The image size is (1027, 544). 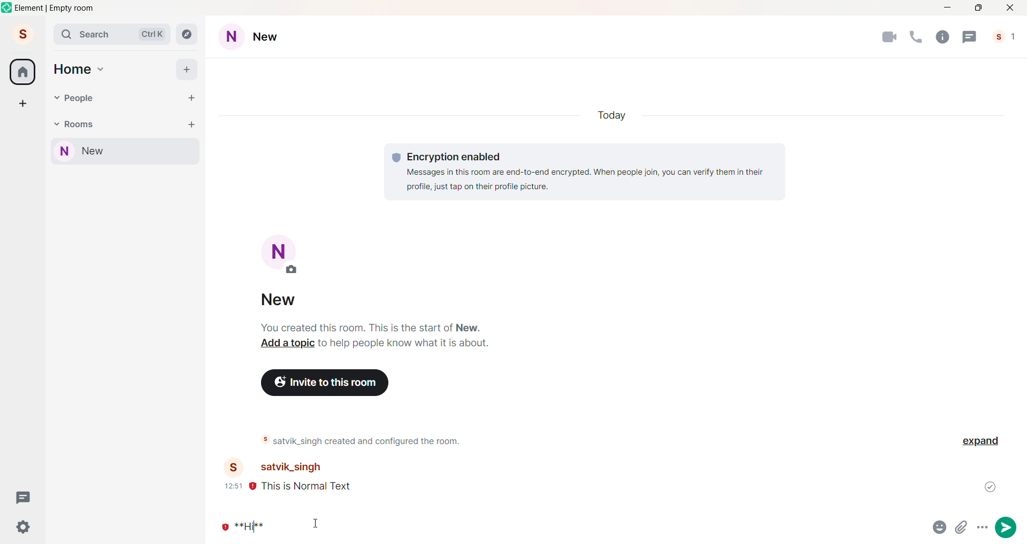 What do you see at coordinates (192, 123) in the screenshot?
I see `Add Room` at bounding box center [192, 123].